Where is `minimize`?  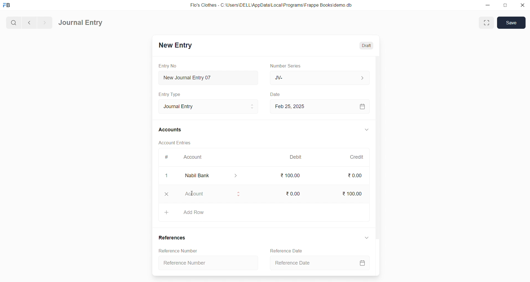
minimize is located at coordinates (487, 6).